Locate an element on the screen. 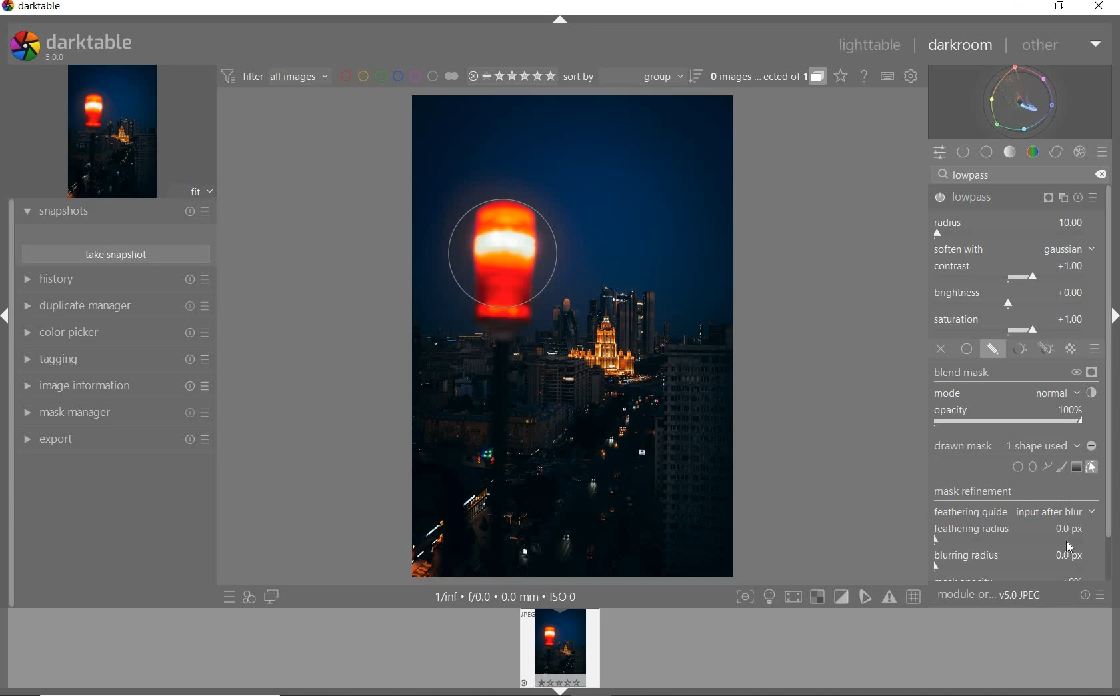  MASK MANAGER is located at coordinates (115, 413).